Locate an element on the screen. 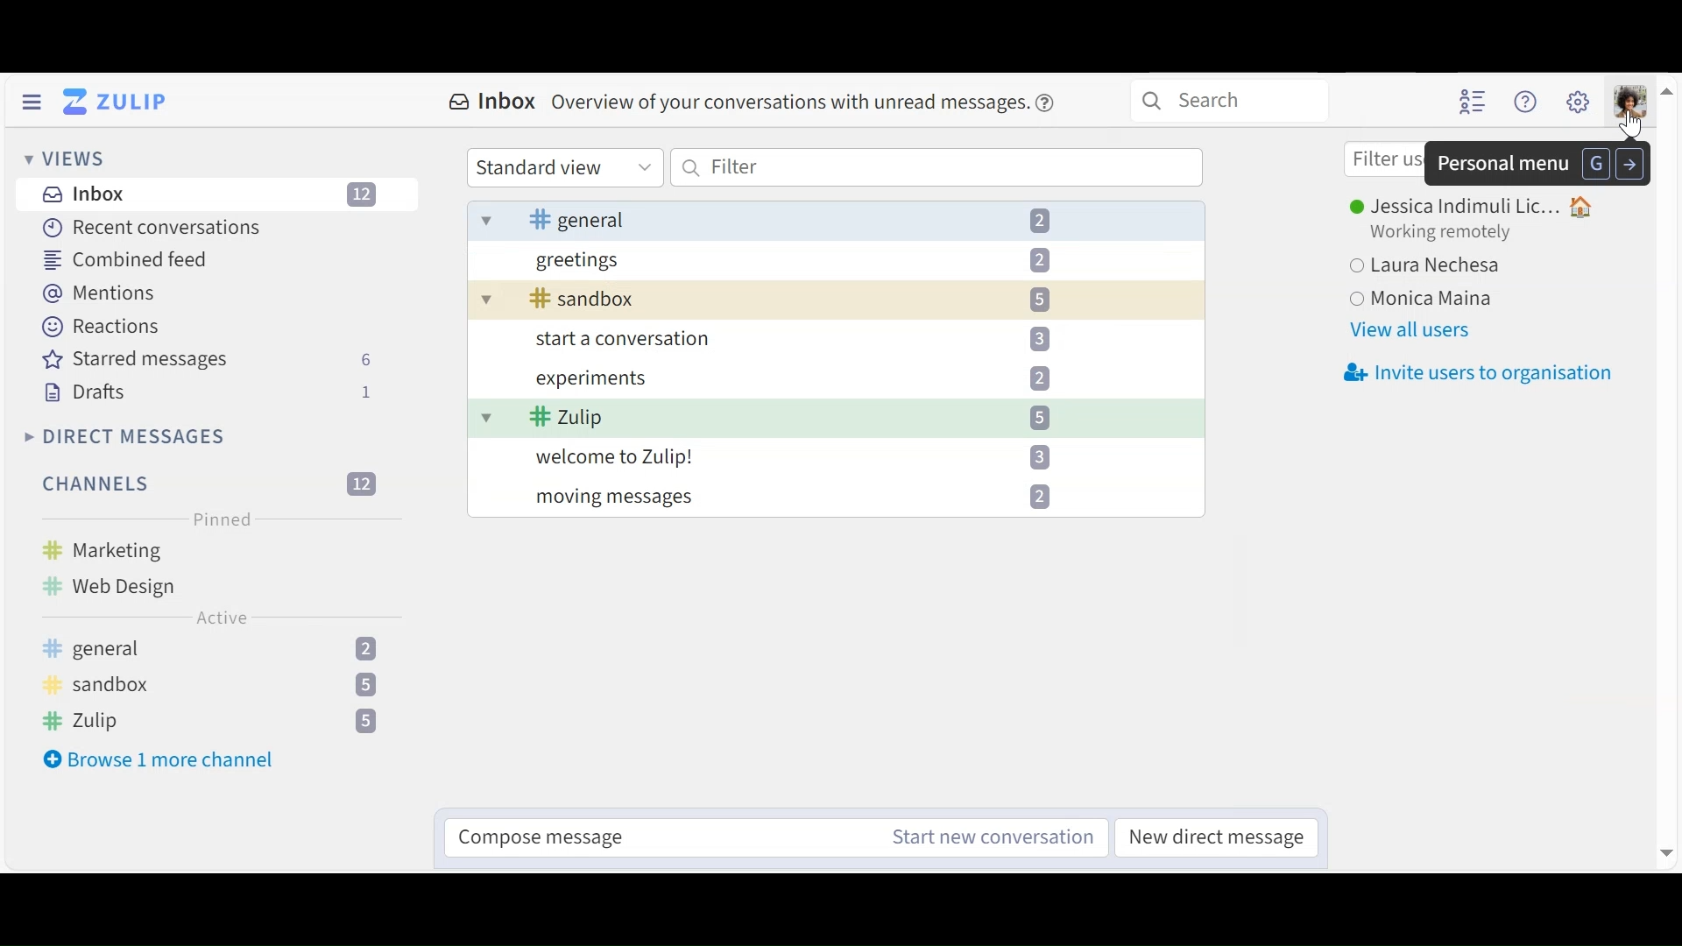 Image resolution: width=1682 pixels, height=946 pixels. Hide user list is located at coordinates (1474, 101).